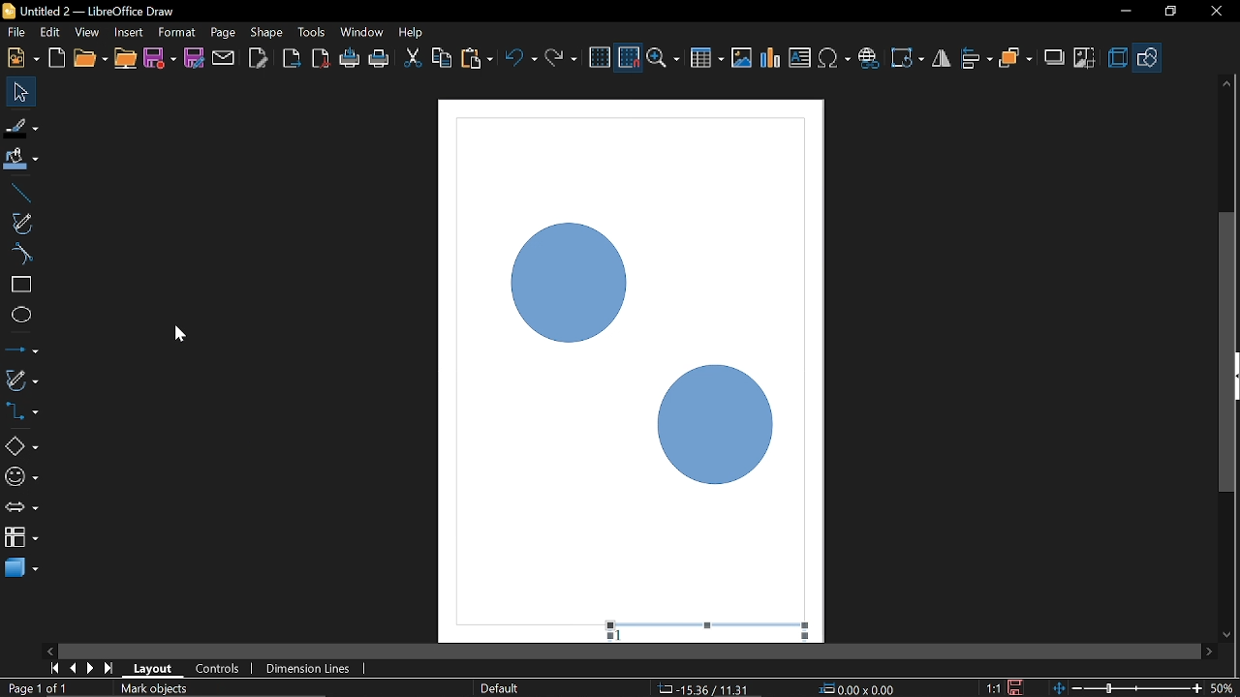 The height and width of the screenshot is (697, 1240). What do you see at coordinates (943, 60) in the screenshot?
I see `flip` at bounding box center [943, 60].